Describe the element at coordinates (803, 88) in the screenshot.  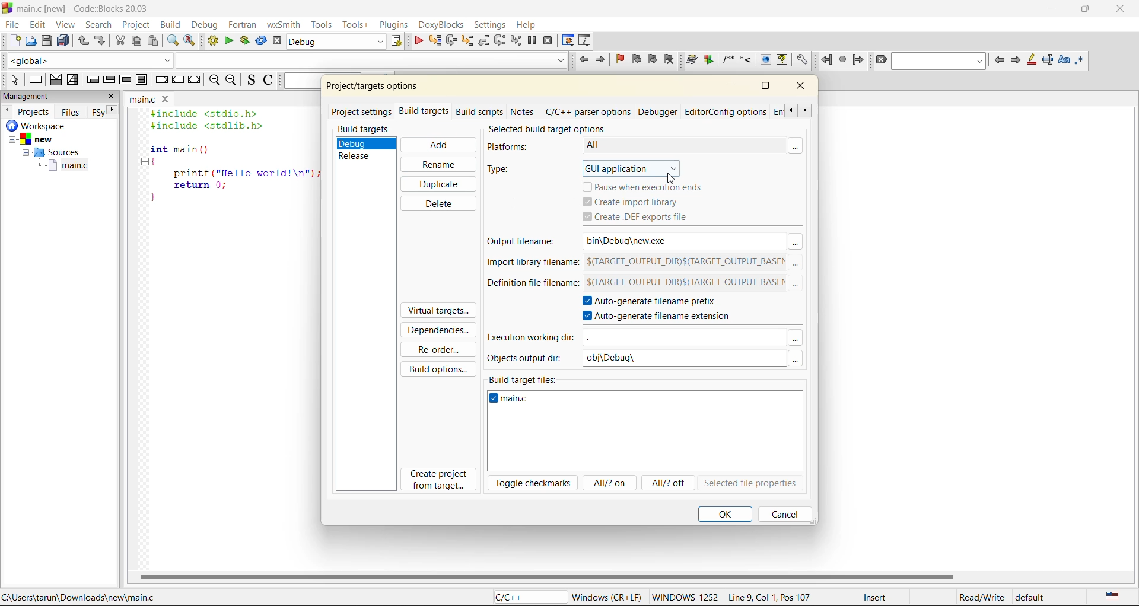
I see `close` at that location.